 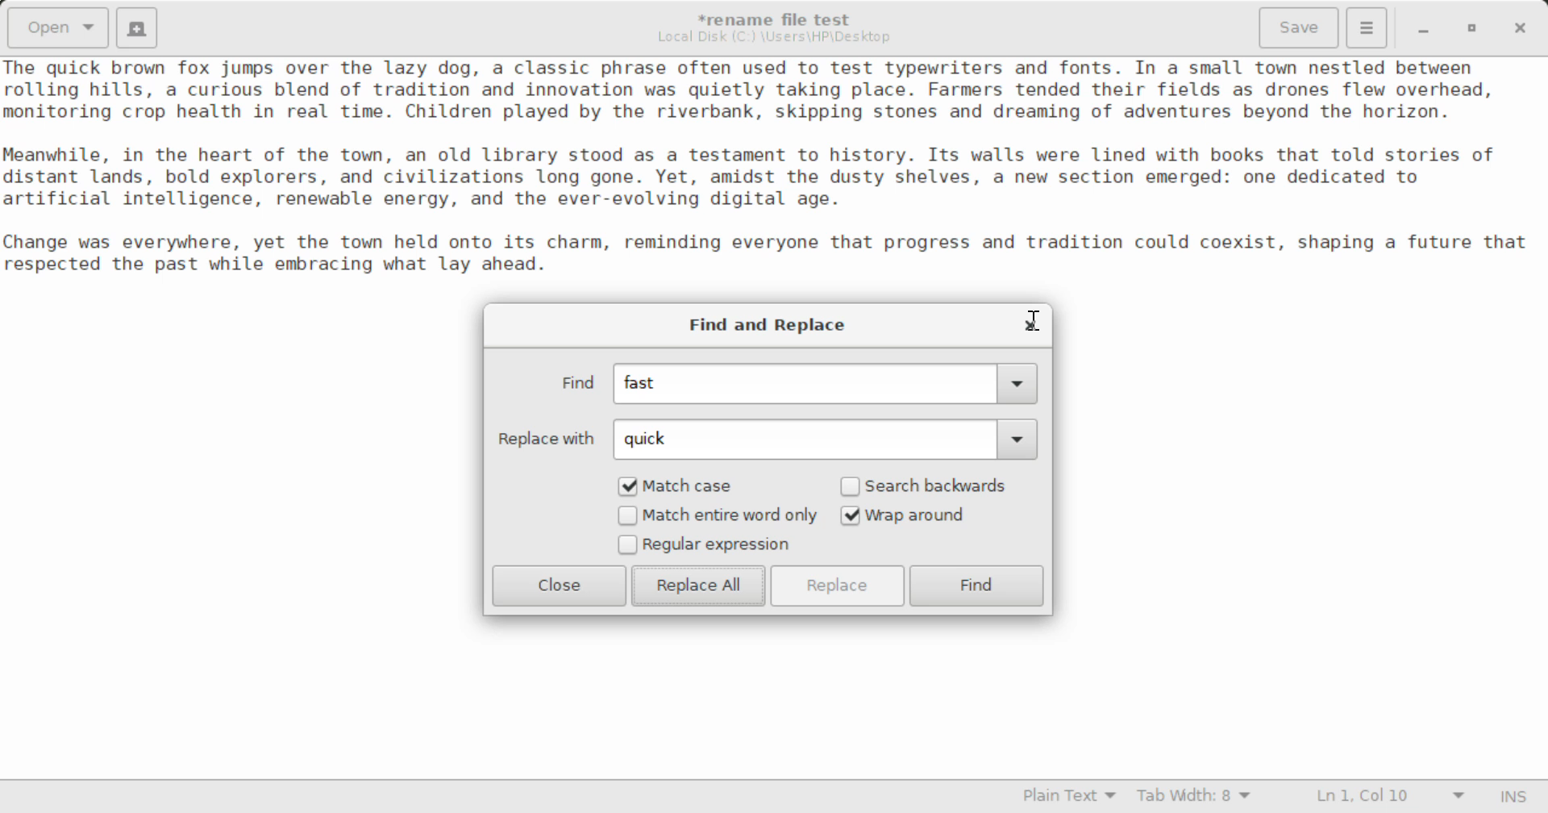 I want to click on Restore Down, so click(x=1426, y=27).